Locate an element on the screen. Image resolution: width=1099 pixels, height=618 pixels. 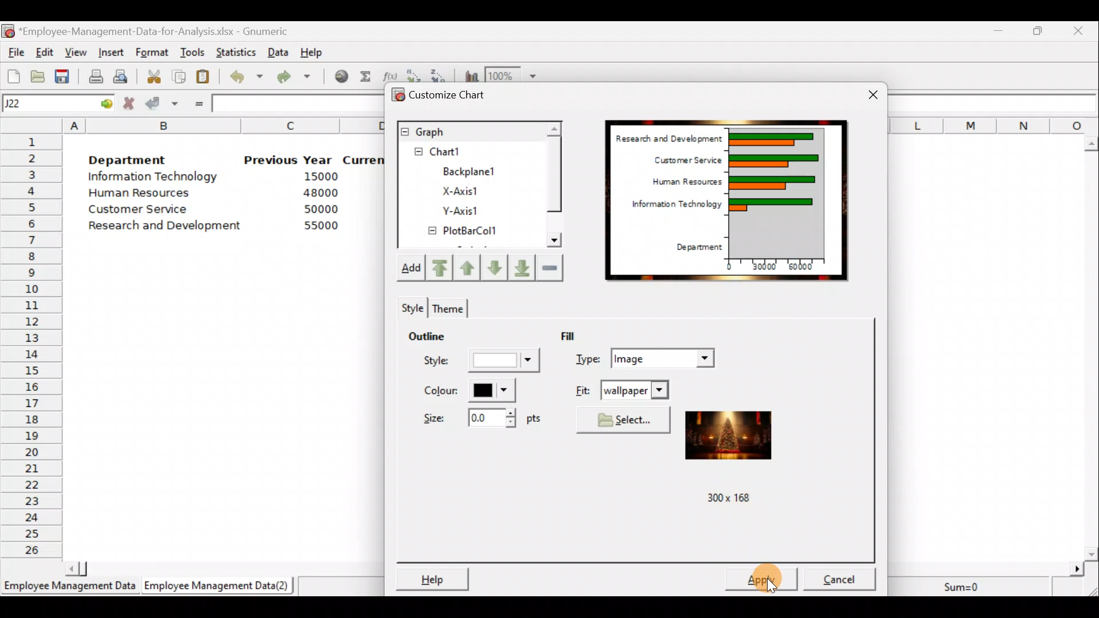
Sum=0 is located at coordinates (966, 584).